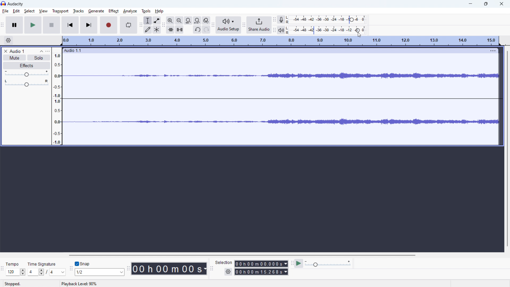 This screenshot has height=287, width=510. Describe the element at coordinates (486, 4) in the screenshot. I see `maximize` at that location.